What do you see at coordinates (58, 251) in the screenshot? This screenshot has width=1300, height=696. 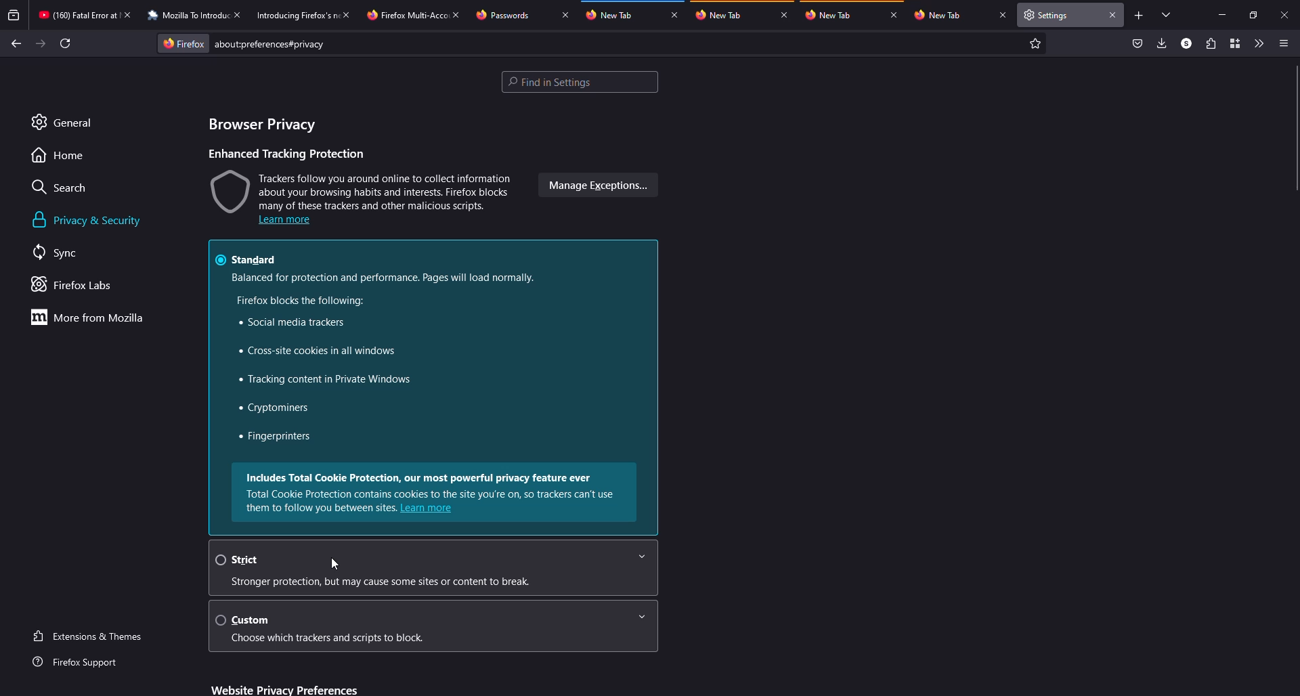 I see `sync` at bounding box center [58, 251].